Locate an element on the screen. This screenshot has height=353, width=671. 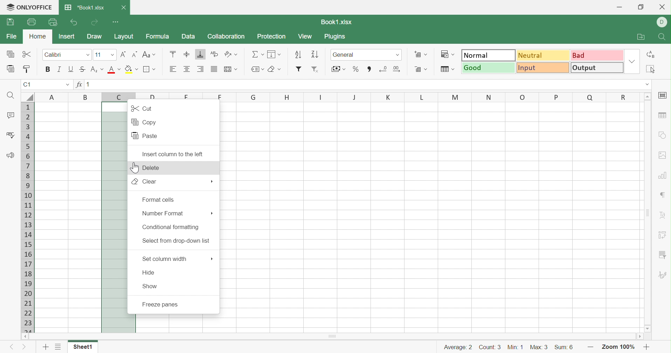
Add Sheet is located at coordinates (44, 347).